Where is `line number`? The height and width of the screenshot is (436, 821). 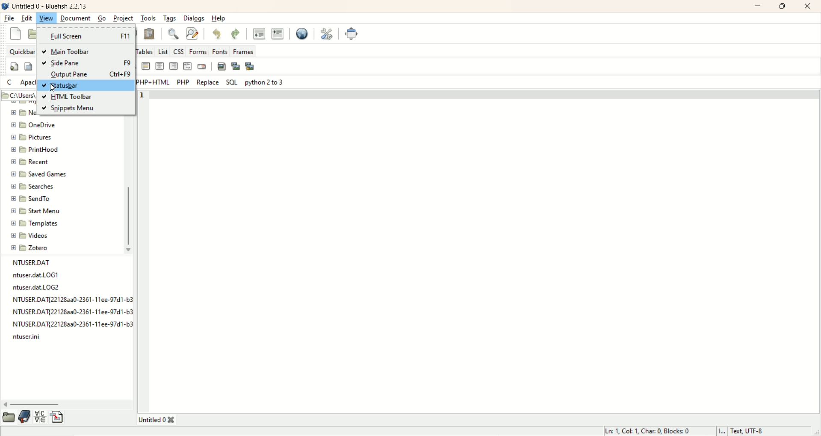 line number is located at coordinates (144, 95).